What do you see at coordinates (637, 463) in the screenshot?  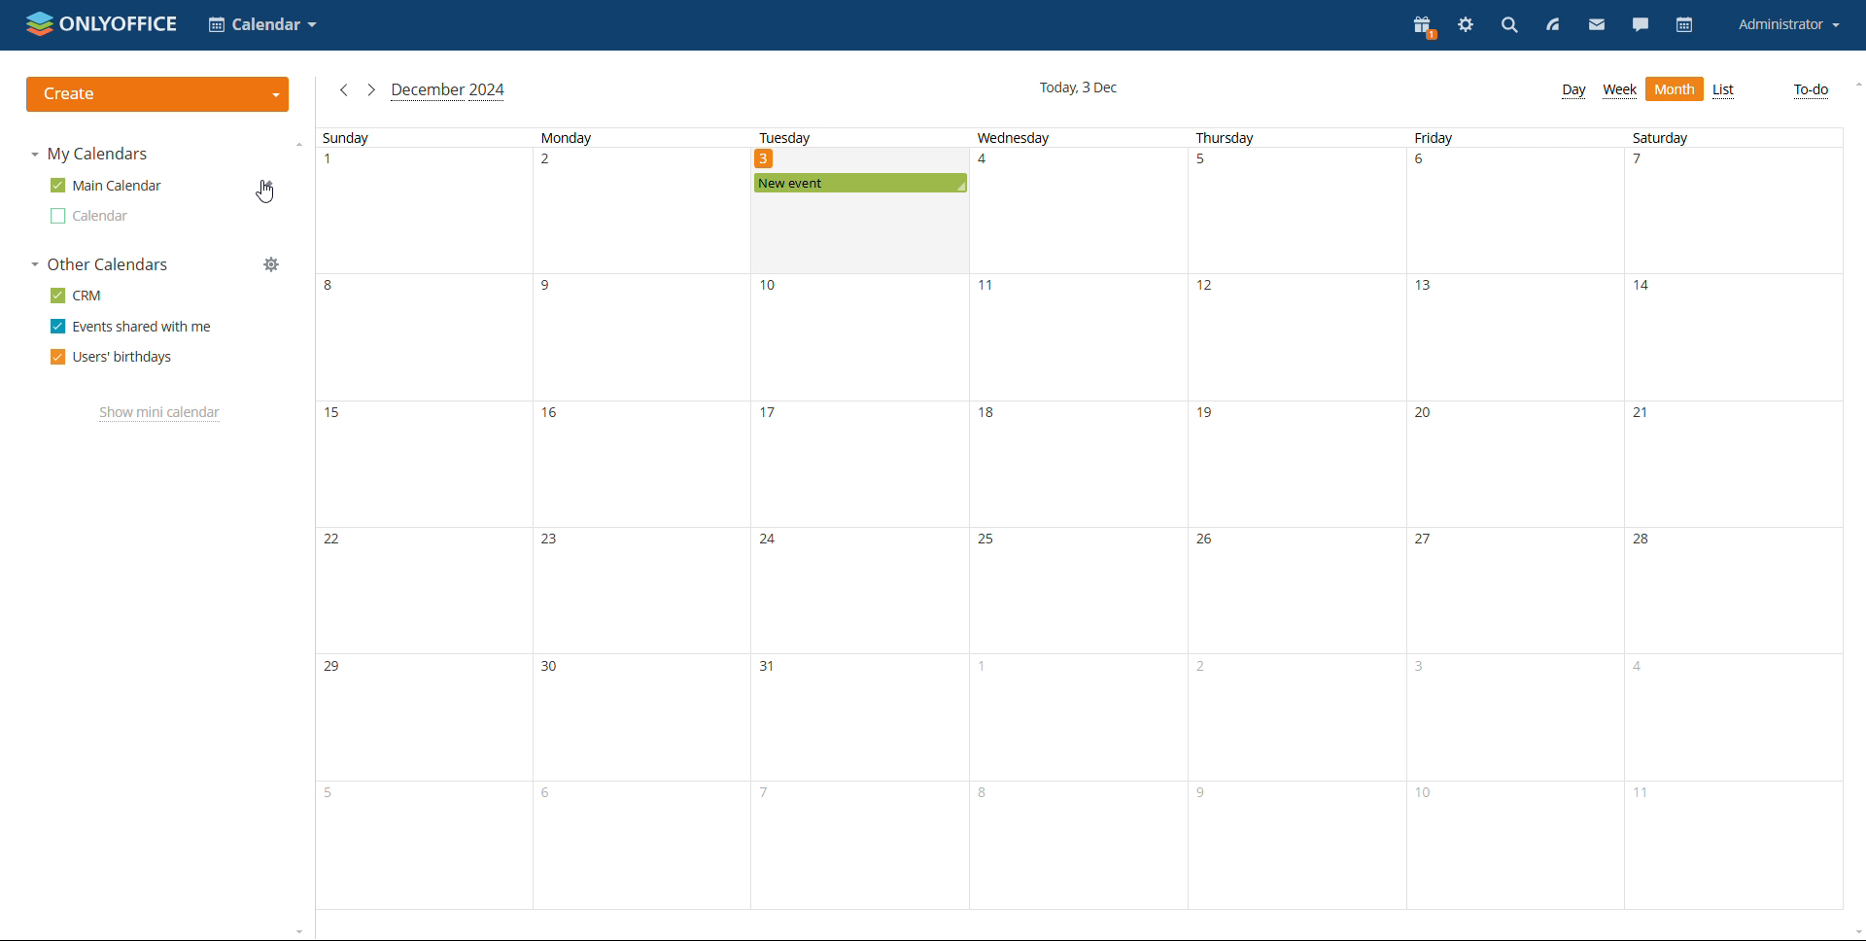 I see `data` at bounding box center [637, 463].